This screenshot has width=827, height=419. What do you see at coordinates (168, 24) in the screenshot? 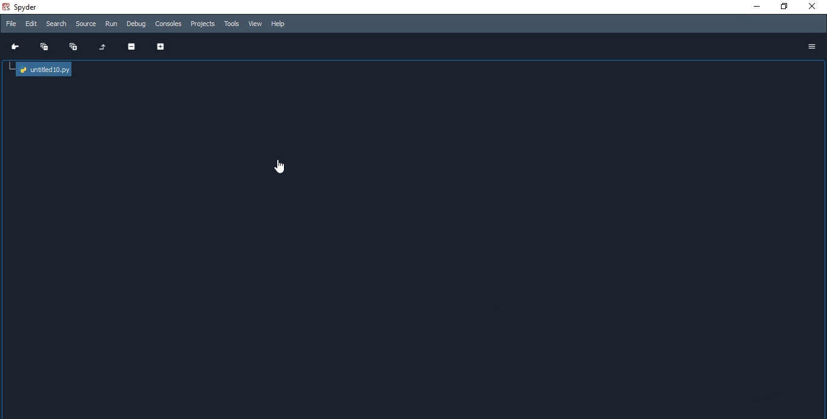
I see `Consoles` at bounding box center [168, 24].